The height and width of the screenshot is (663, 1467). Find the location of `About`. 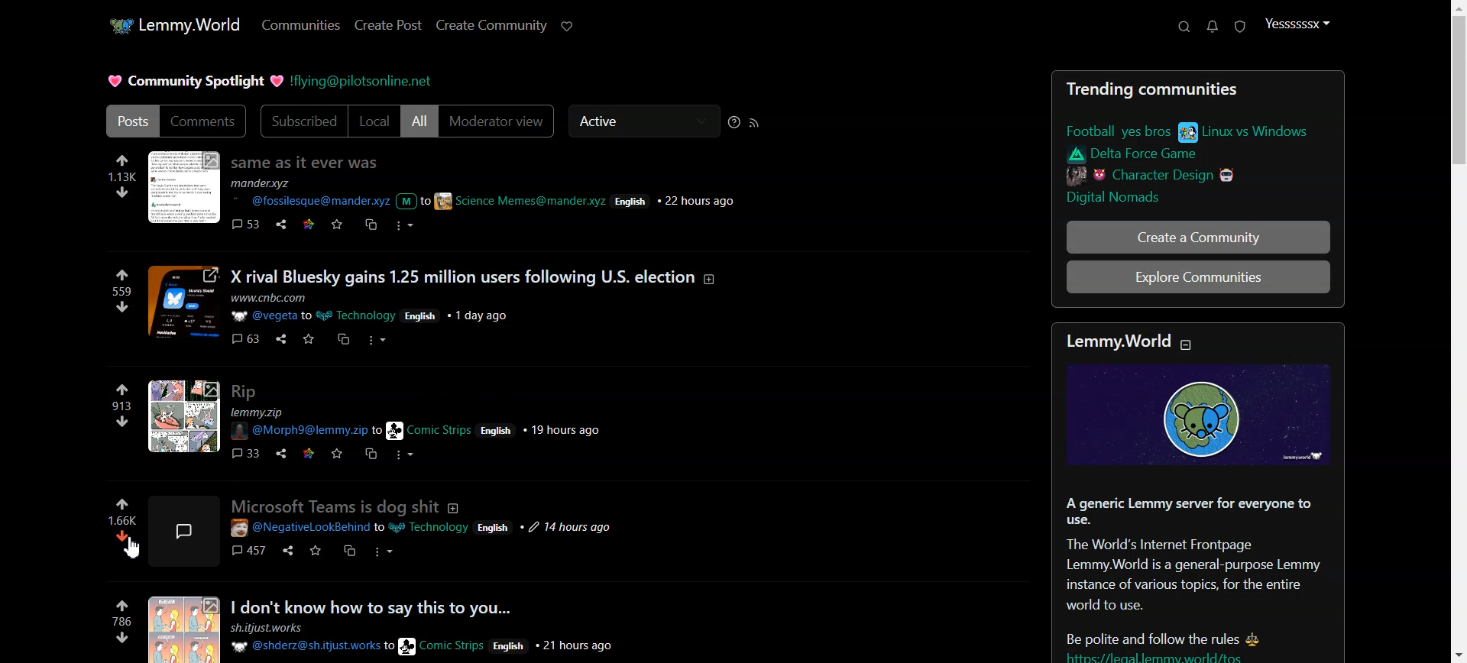

About is located at coordinates (454, 509).